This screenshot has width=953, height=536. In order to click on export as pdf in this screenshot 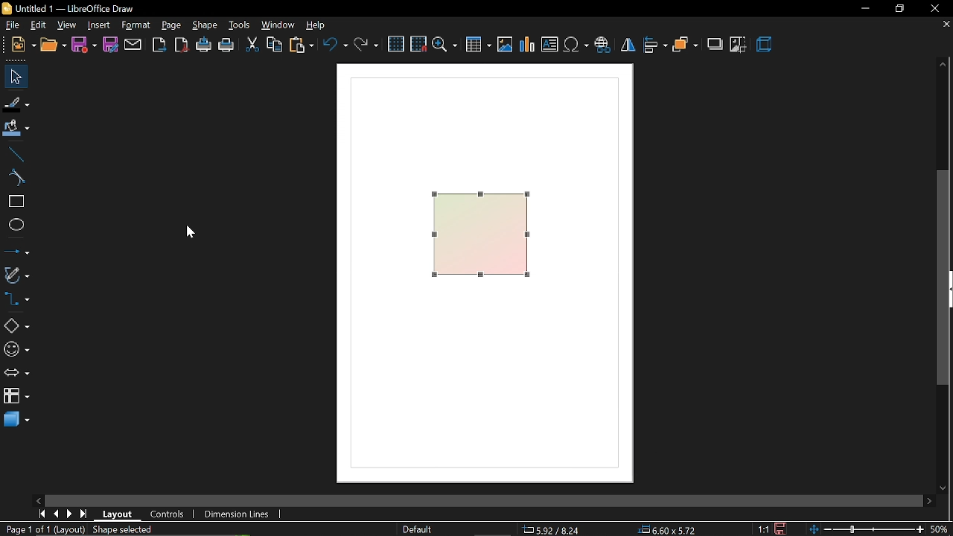, I will do `click(182, 45)`.